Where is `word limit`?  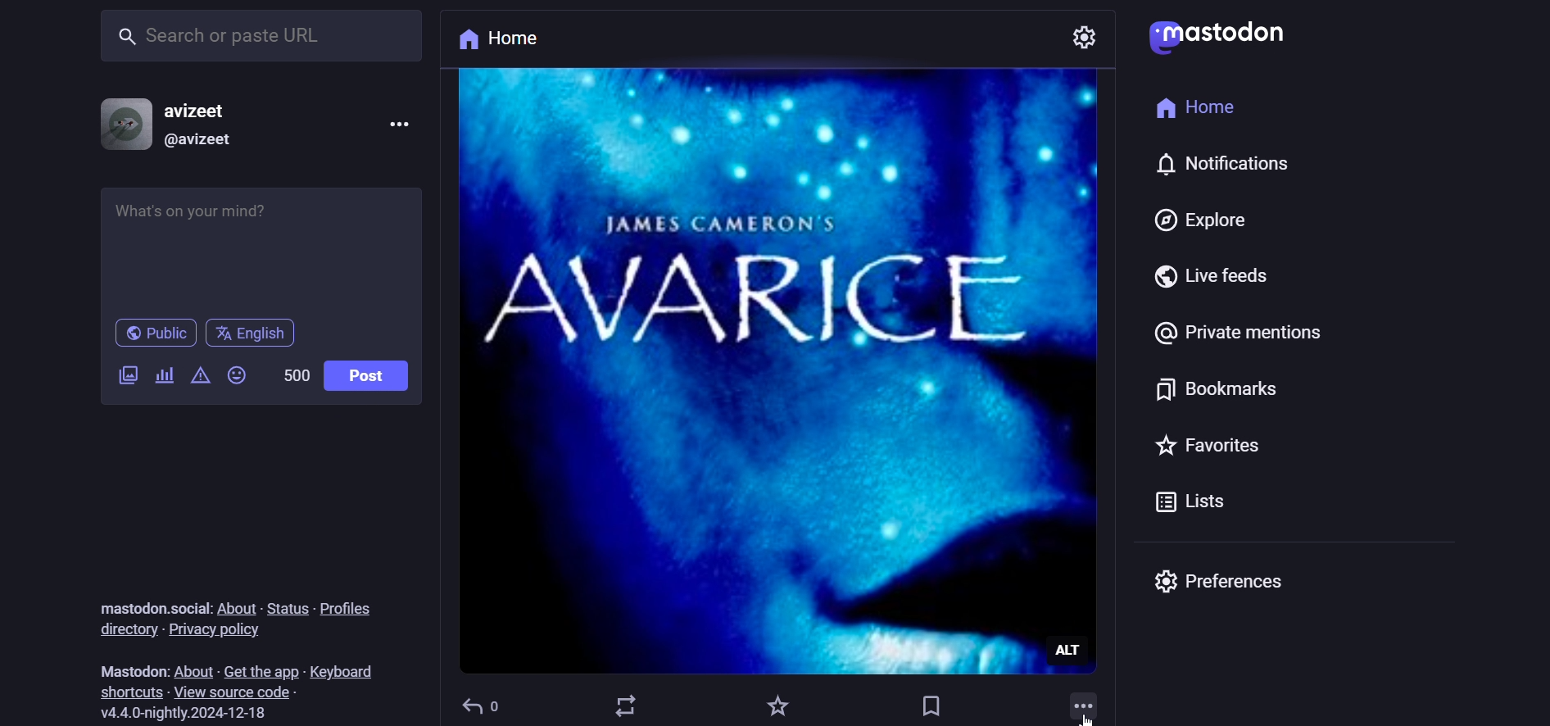 word limit is located at coordinates (297, 376).